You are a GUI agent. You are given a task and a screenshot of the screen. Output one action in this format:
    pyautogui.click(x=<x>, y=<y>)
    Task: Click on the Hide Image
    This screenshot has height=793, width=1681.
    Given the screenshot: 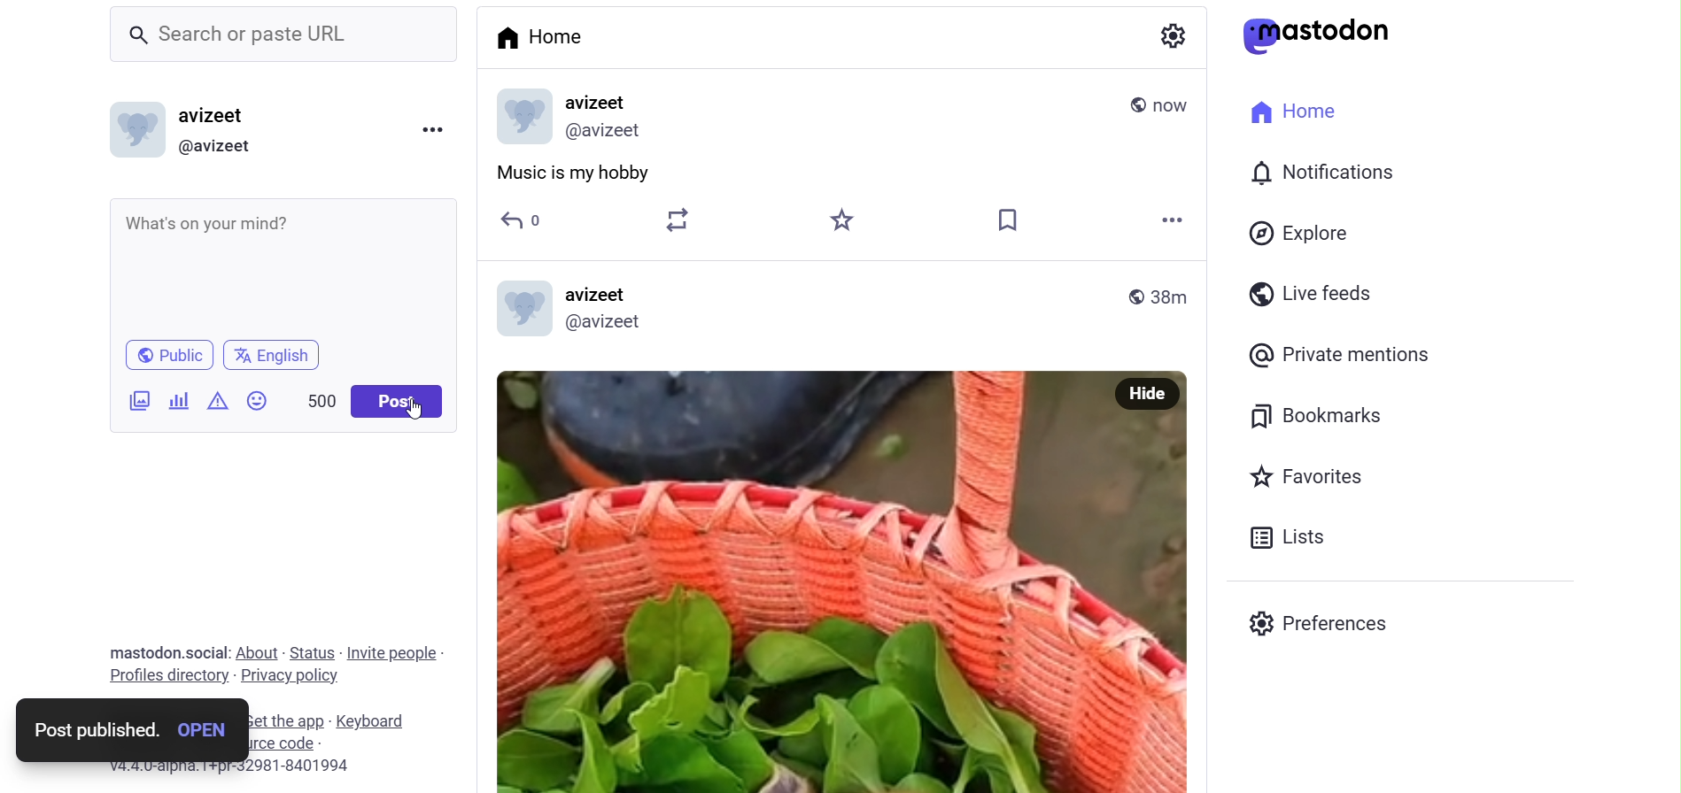 What is the action you would take?
    pyautogui.click(x=1147, y=397)
    